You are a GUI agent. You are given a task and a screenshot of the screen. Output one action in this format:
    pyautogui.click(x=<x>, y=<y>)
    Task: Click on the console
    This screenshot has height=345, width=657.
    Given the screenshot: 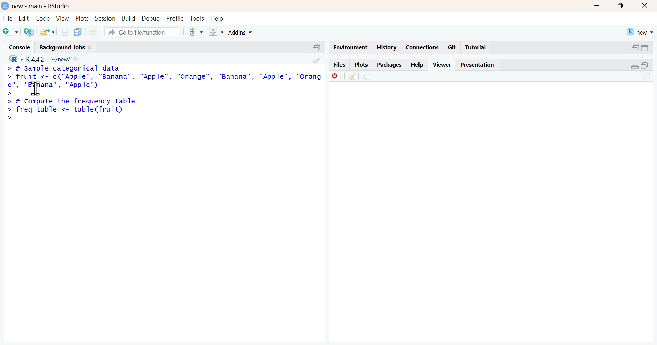 What is the action you would take?
    pyautogui.click(x=20, y=46)
    